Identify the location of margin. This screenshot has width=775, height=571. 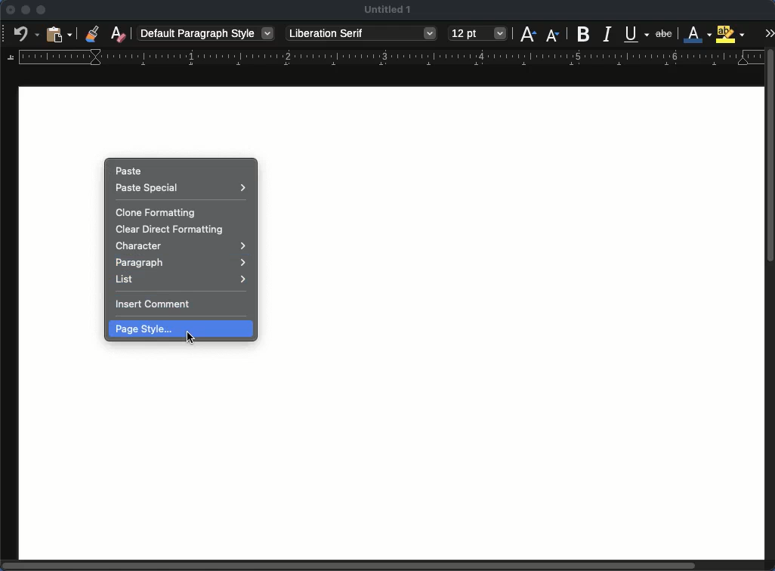
(385, 58).